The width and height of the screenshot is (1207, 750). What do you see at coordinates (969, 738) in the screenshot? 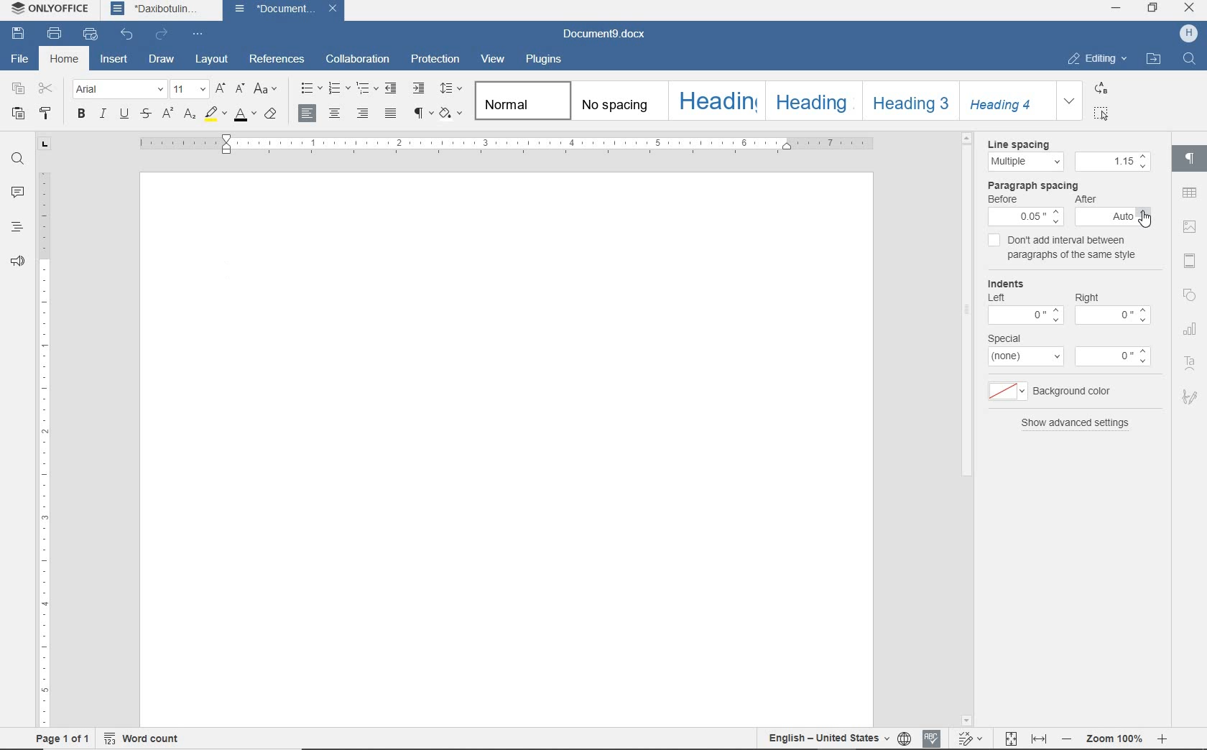
I see `track changes` at bounding box center [969, 738].